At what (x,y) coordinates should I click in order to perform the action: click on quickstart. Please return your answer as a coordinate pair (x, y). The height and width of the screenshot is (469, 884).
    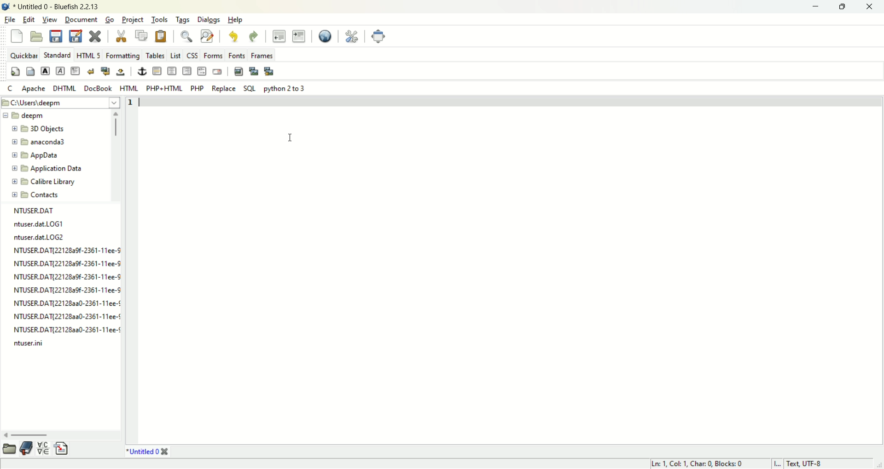
    Looking at the image, I should click on (15, 70).